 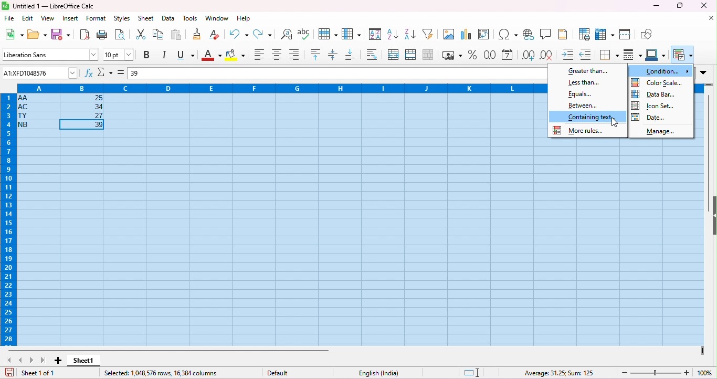 I want to click on styles, so click(x=124, y=19).